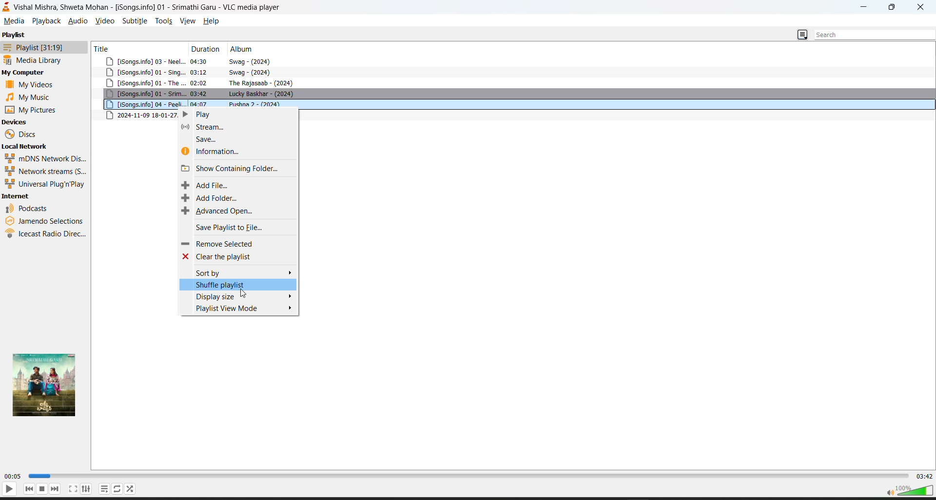 The width and height of the screenshot is (936, 500). What do you see at coordinates (56, 489) in the screenshot?
I see `next` at bounding box center [56, 489].